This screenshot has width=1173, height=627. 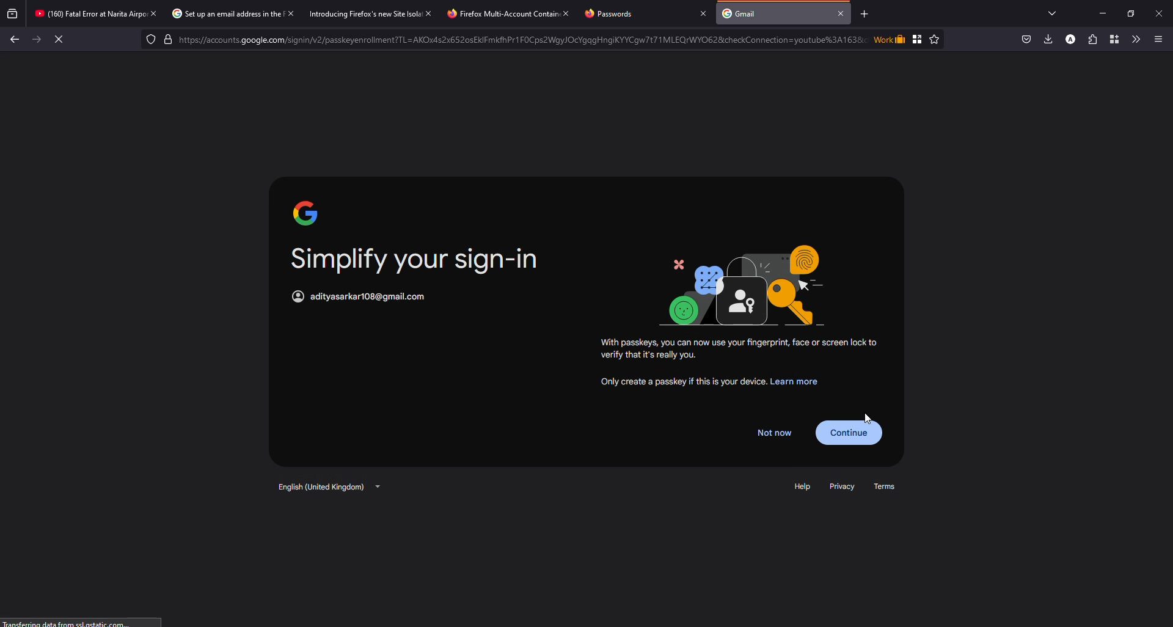 What do you see at coordinates (1025, 39) in the screenshot?
I see `save to pocket` at bounding box center [1025, 39].